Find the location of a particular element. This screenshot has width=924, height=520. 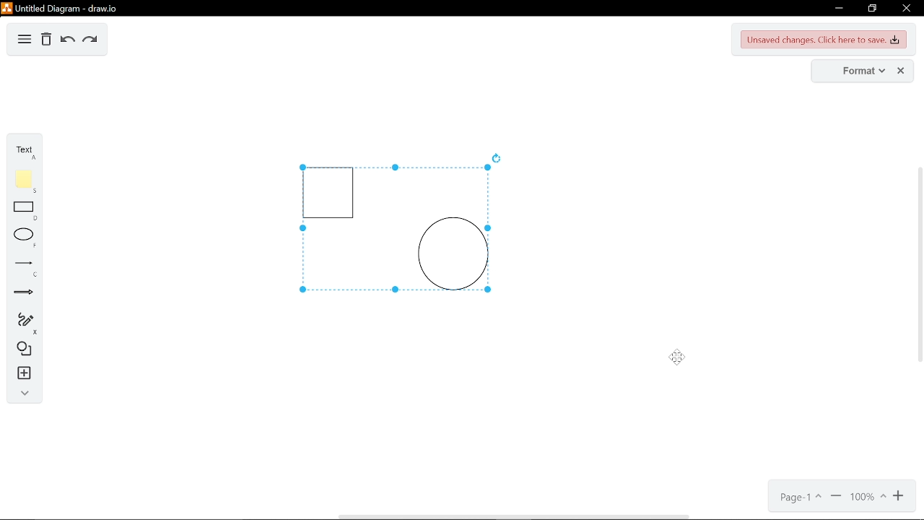

diagram is located at coordinates (25, 40).